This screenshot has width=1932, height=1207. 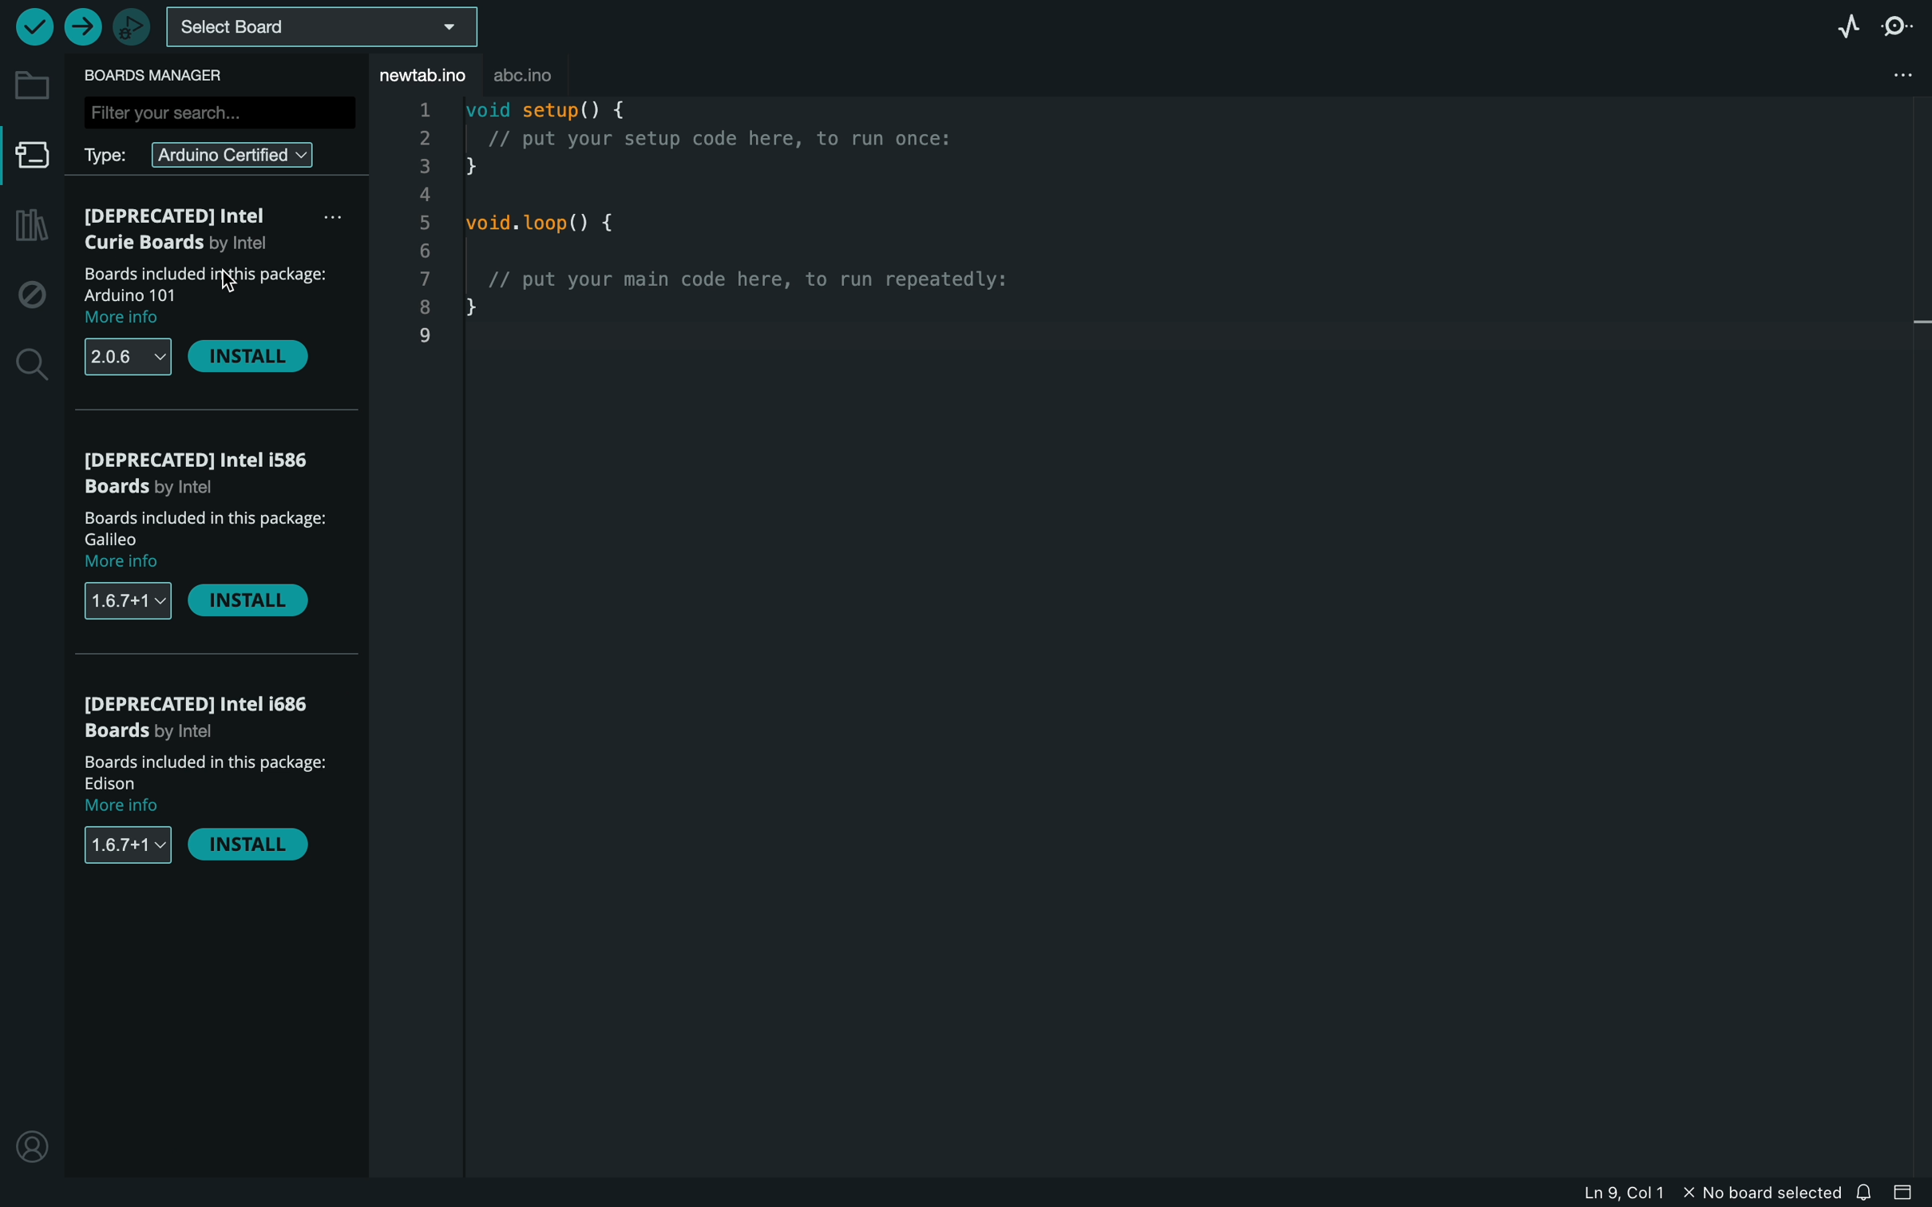 What do you see at coordinates (250, 356) in the screenshot?
I see `install` at bounding box center [250, 356].